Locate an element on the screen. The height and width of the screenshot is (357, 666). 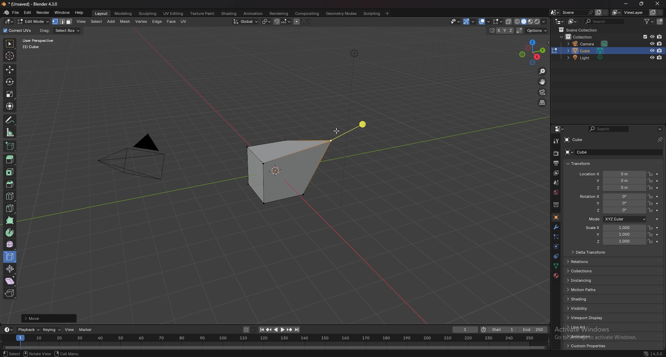
select is located at coordinates (10, 44).